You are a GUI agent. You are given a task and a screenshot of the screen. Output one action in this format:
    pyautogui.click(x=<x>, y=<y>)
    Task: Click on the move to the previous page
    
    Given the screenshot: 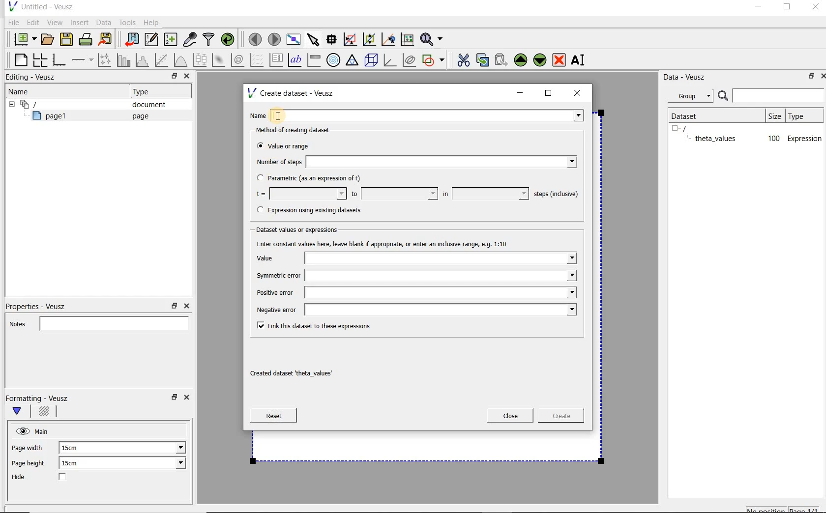 What is the action you would take?
    pyautogui.click(x=256, y=38)
    